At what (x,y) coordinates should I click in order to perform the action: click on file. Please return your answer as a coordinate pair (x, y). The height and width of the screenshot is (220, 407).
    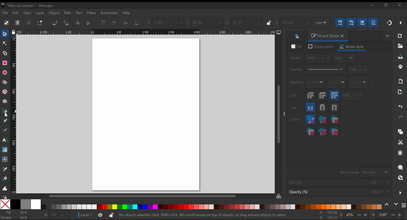
    Looking at the image, I should click on (6, 13).